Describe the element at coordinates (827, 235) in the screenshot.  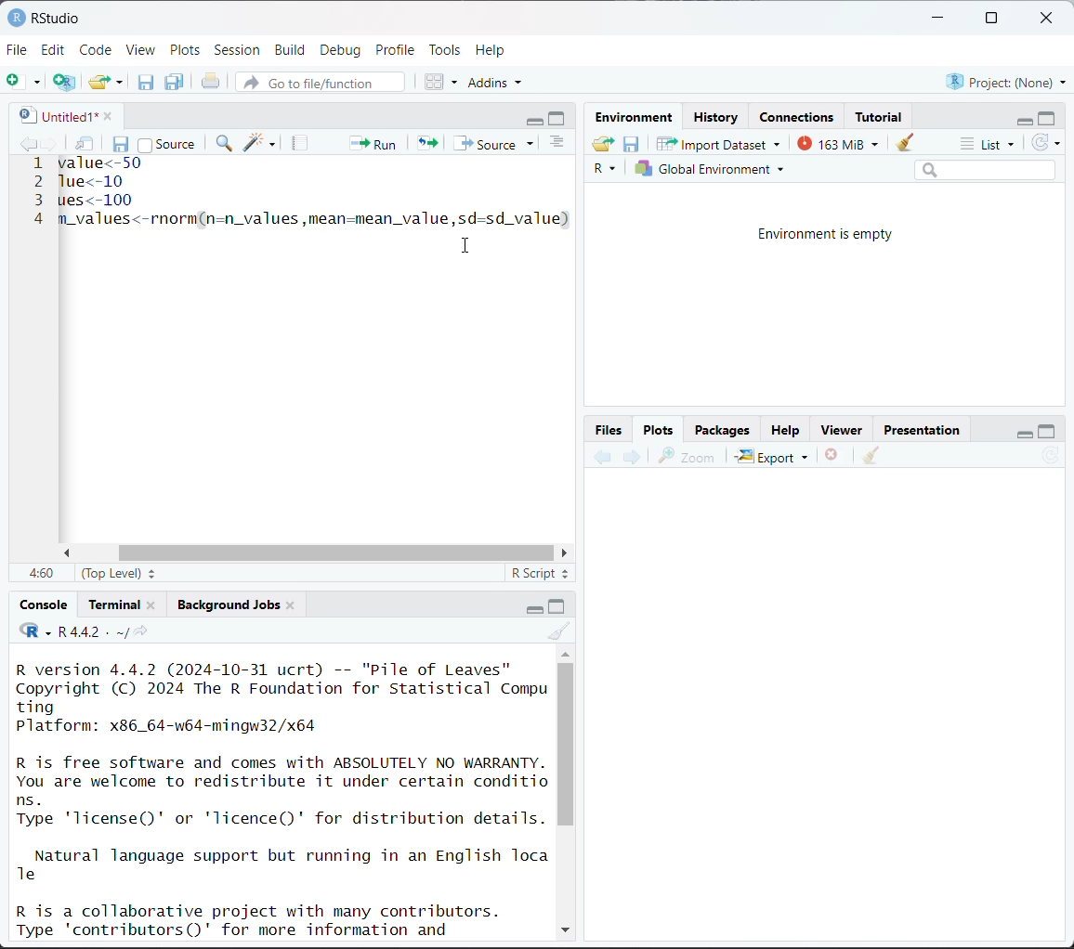
I see `Environment is empty` at that location.